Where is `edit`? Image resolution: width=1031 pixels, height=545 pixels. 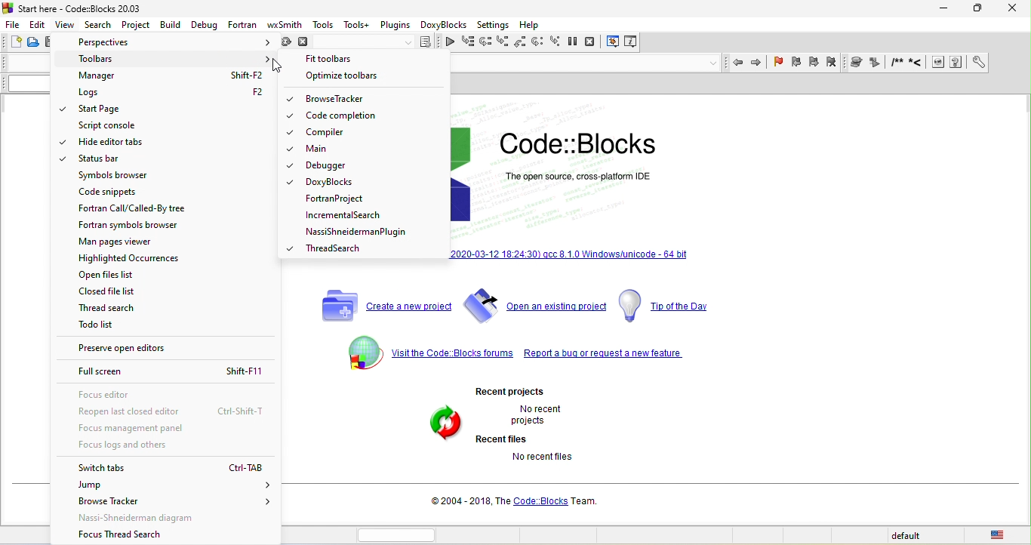 edit is located at coordinates (38, 23).